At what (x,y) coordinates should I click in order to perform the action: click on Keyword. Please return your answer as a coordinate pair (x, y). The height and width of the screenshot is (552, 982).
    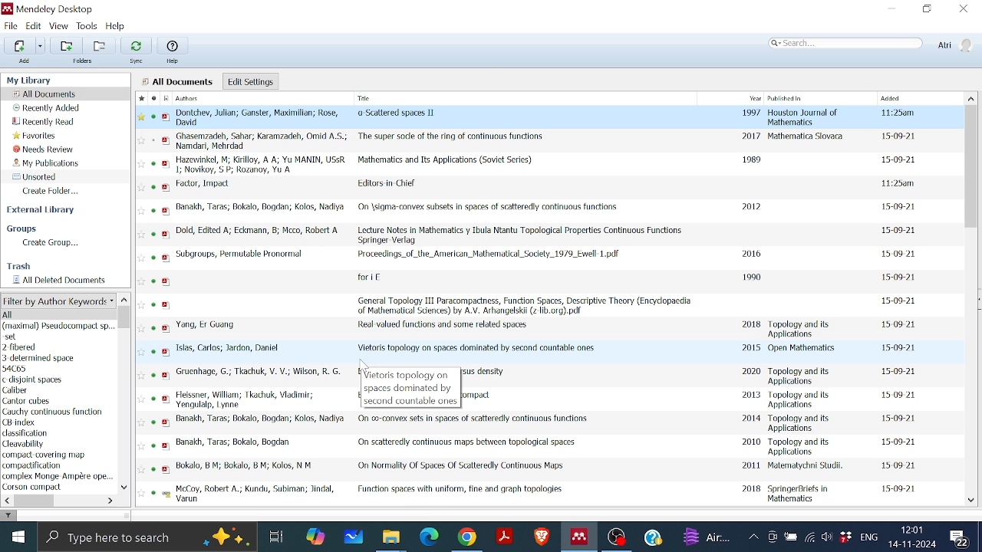
    Looking at the image, I should click on (54, 478).